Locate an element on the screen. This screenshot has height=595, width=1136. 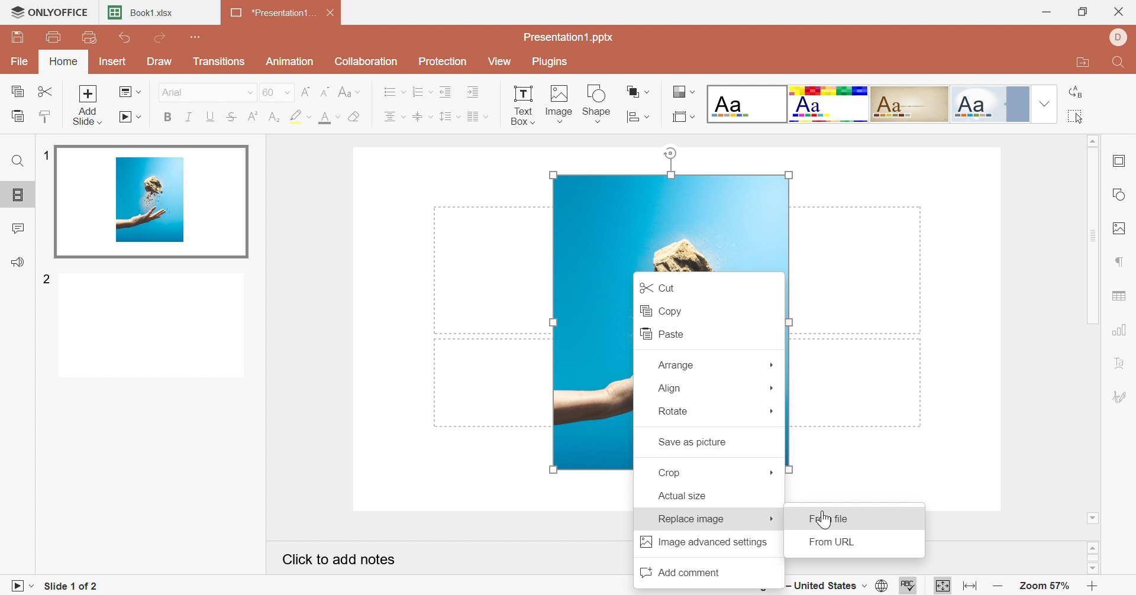
Image advanced settings is located at coordinates (703, 542).